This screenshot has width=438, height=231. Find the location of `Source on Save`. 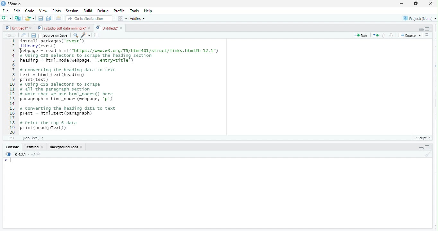

Source on Save is located at coordinates (54, 36).